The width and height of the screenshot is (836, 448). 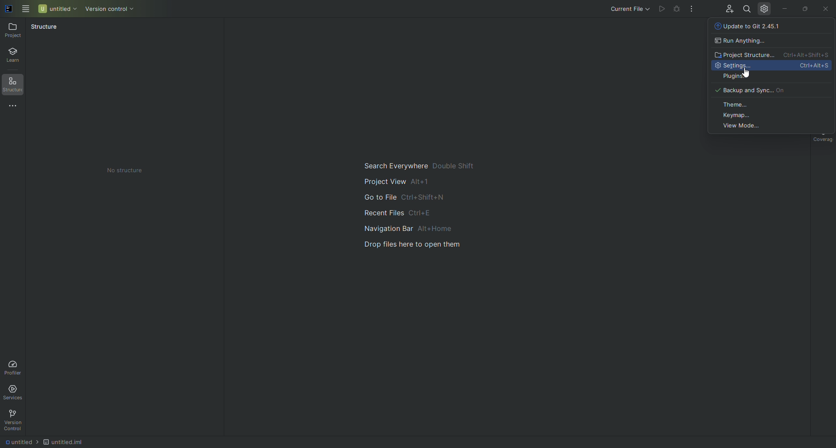 What do you see at coordinates (46, 27) in the screenshot?
I see `Structure` at bounding box center [46, 27].